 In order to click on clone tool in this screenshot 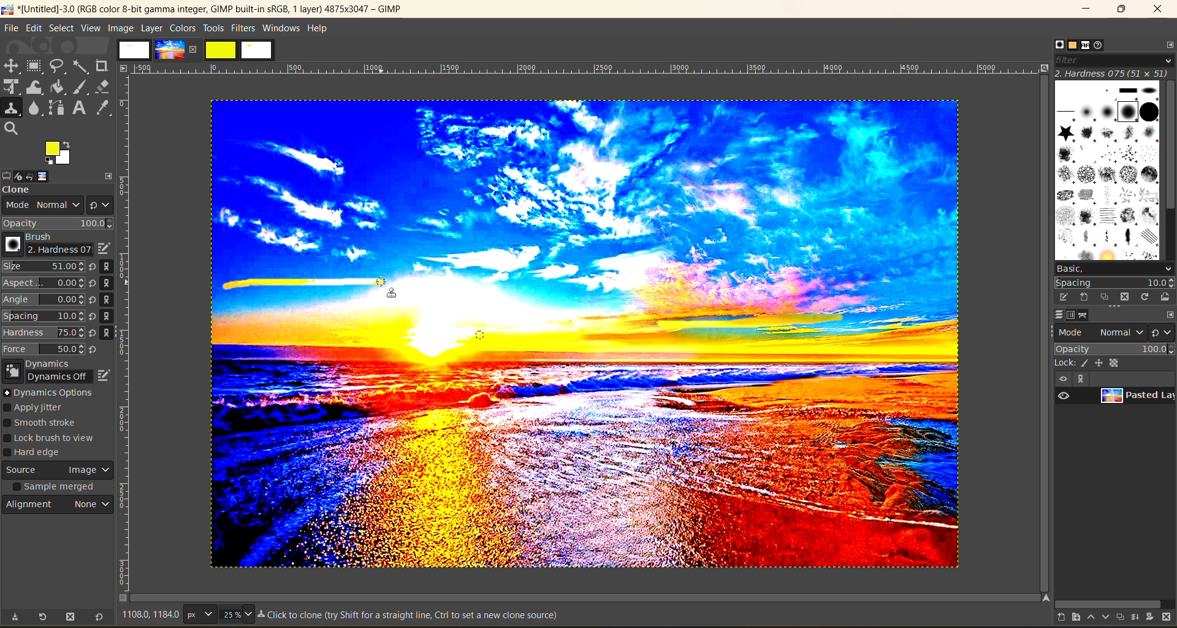, I will do `click(12, 109)`.